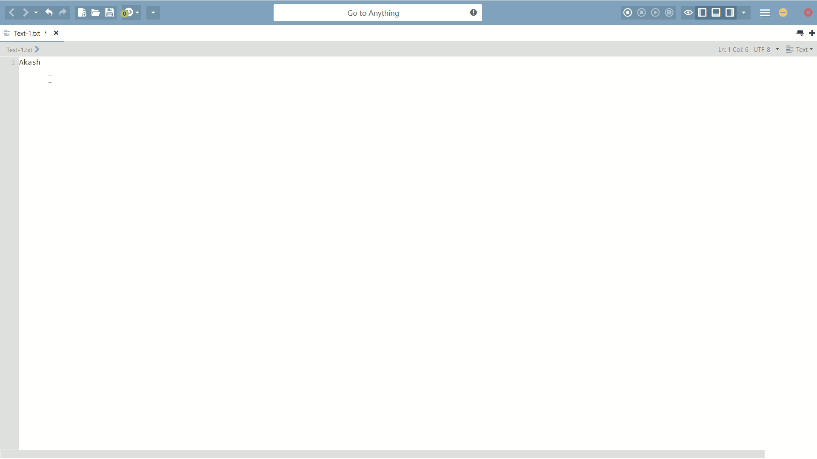 This screenshot has width=817, height=459. I want to click on Text-1.txt, so click(31, 33).